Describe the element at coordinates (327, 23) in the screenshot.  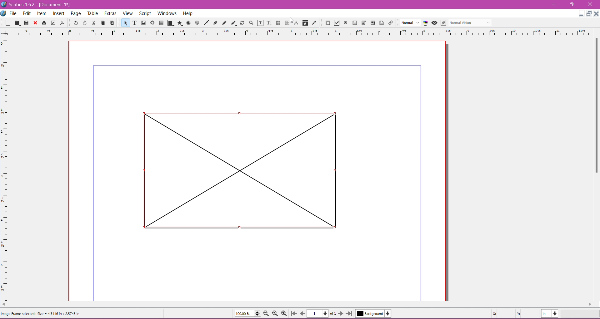
I see `PDF Push Button` at that location.